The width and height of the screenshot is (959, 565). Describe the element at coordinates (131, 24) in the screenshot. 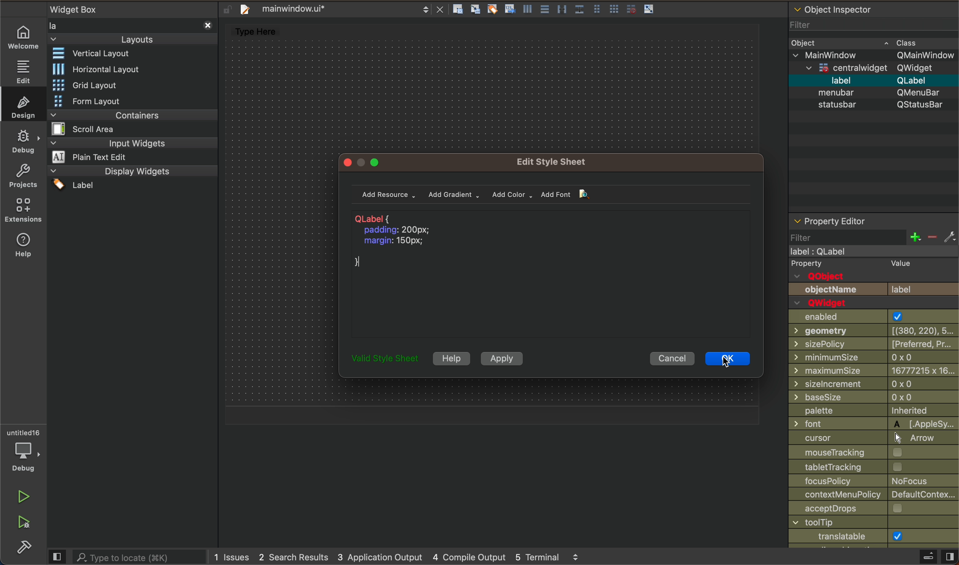

I see `widget box` at that location.